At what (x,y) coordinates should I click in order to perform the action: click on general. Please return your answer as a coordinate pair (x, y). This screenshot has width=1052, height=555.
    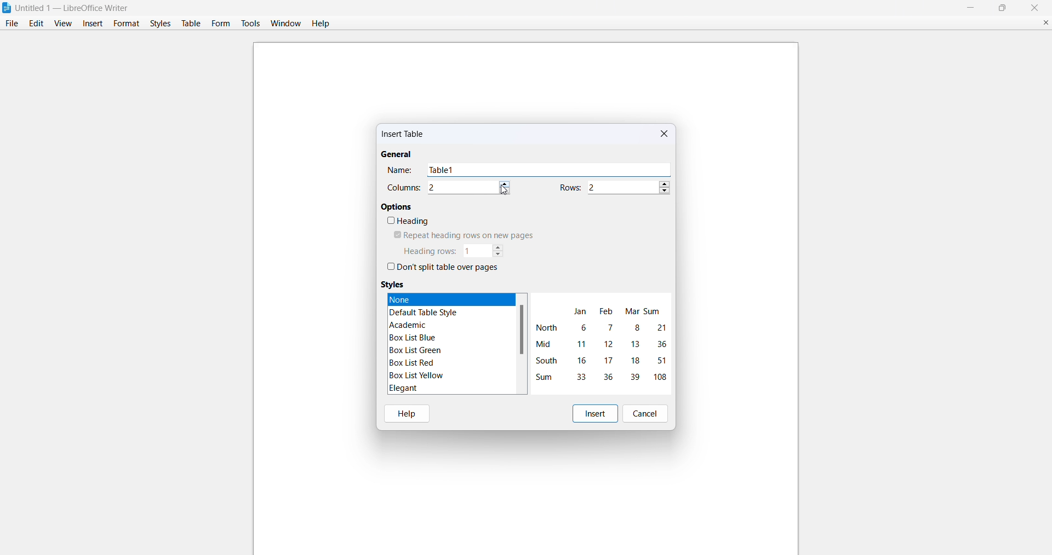
    Looking at the image, I should click on (396, 155).